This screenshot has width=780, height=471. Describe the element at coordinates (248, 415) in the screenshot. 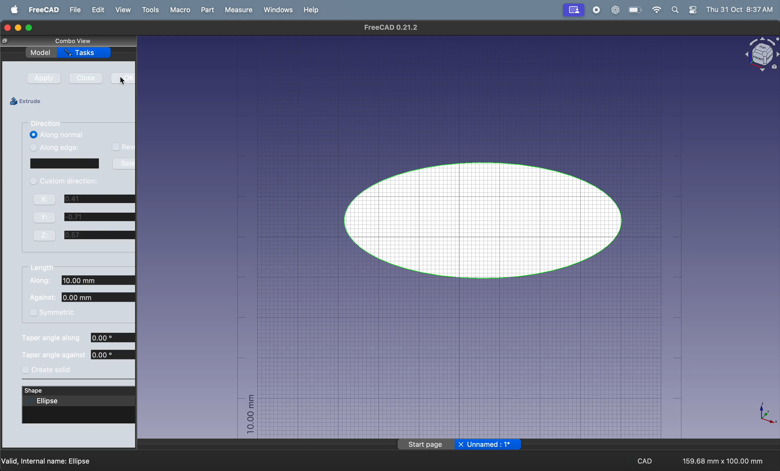

I see `10.mm` at that location.